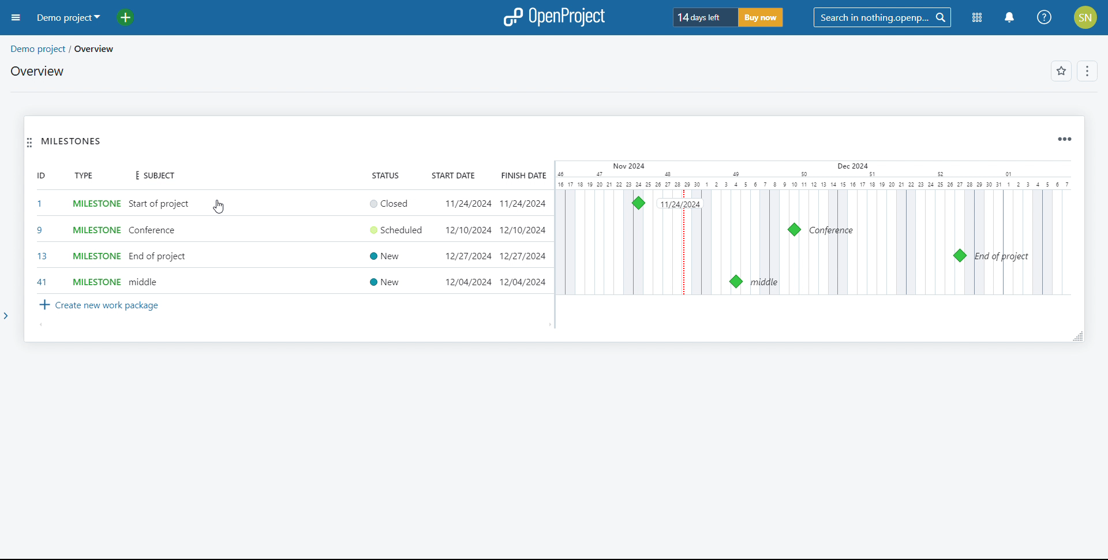  I want to click on calendar view, so click(817, 229).